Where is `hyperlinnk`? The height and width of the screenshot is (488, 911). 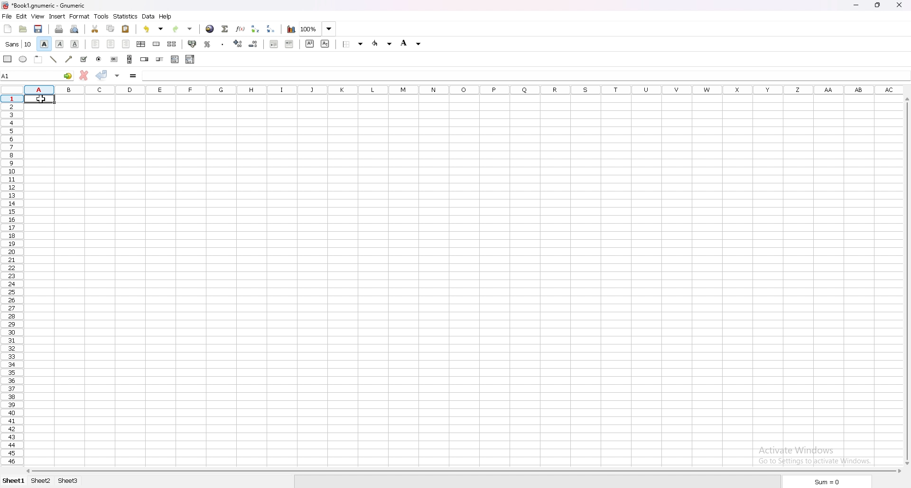
hyperlinnk is located at coordinates (210, 28).